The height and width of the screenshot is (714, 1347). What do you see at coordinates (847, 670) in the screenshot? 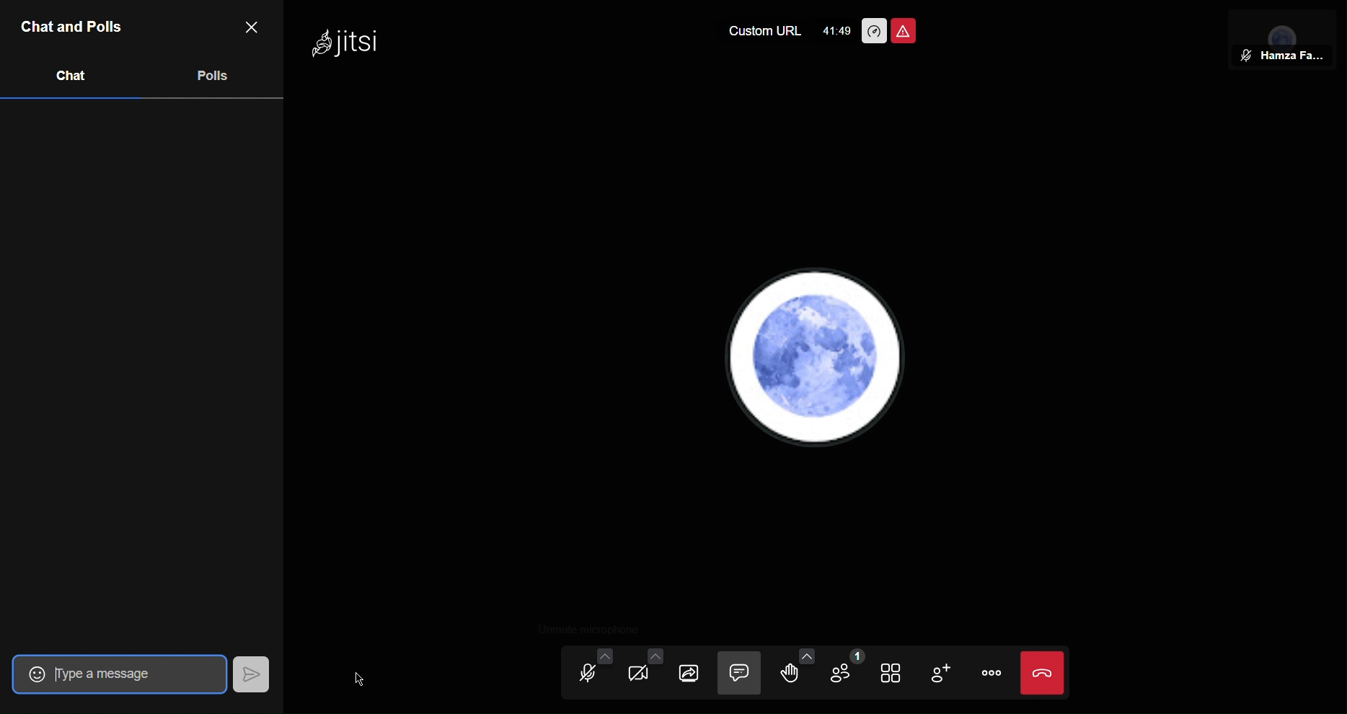
I see `Participants` at bounding box center [847, 670].